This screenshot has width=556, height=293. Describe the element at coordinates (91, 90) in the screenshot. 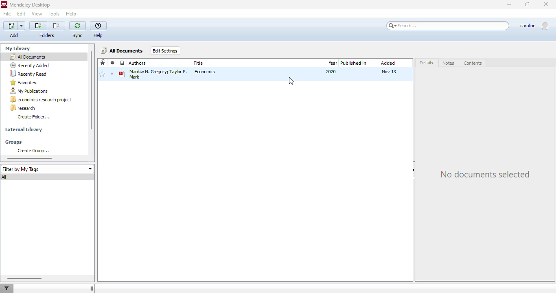

I see `vertical scroll bar` at that location.